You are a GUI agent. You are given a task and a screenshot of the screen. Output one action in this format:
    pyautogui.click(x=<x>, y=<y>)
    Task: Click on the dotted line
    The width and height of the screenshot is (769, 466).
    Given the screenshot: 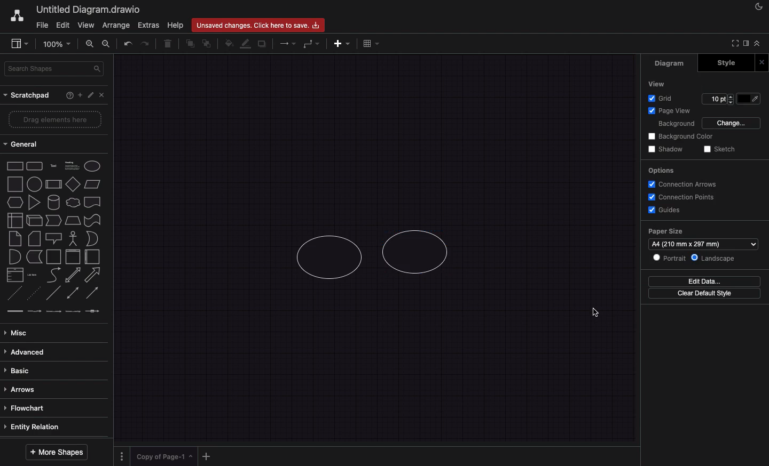 What is the action you would take?
    pyautogui.click(x=35, y=293)
    